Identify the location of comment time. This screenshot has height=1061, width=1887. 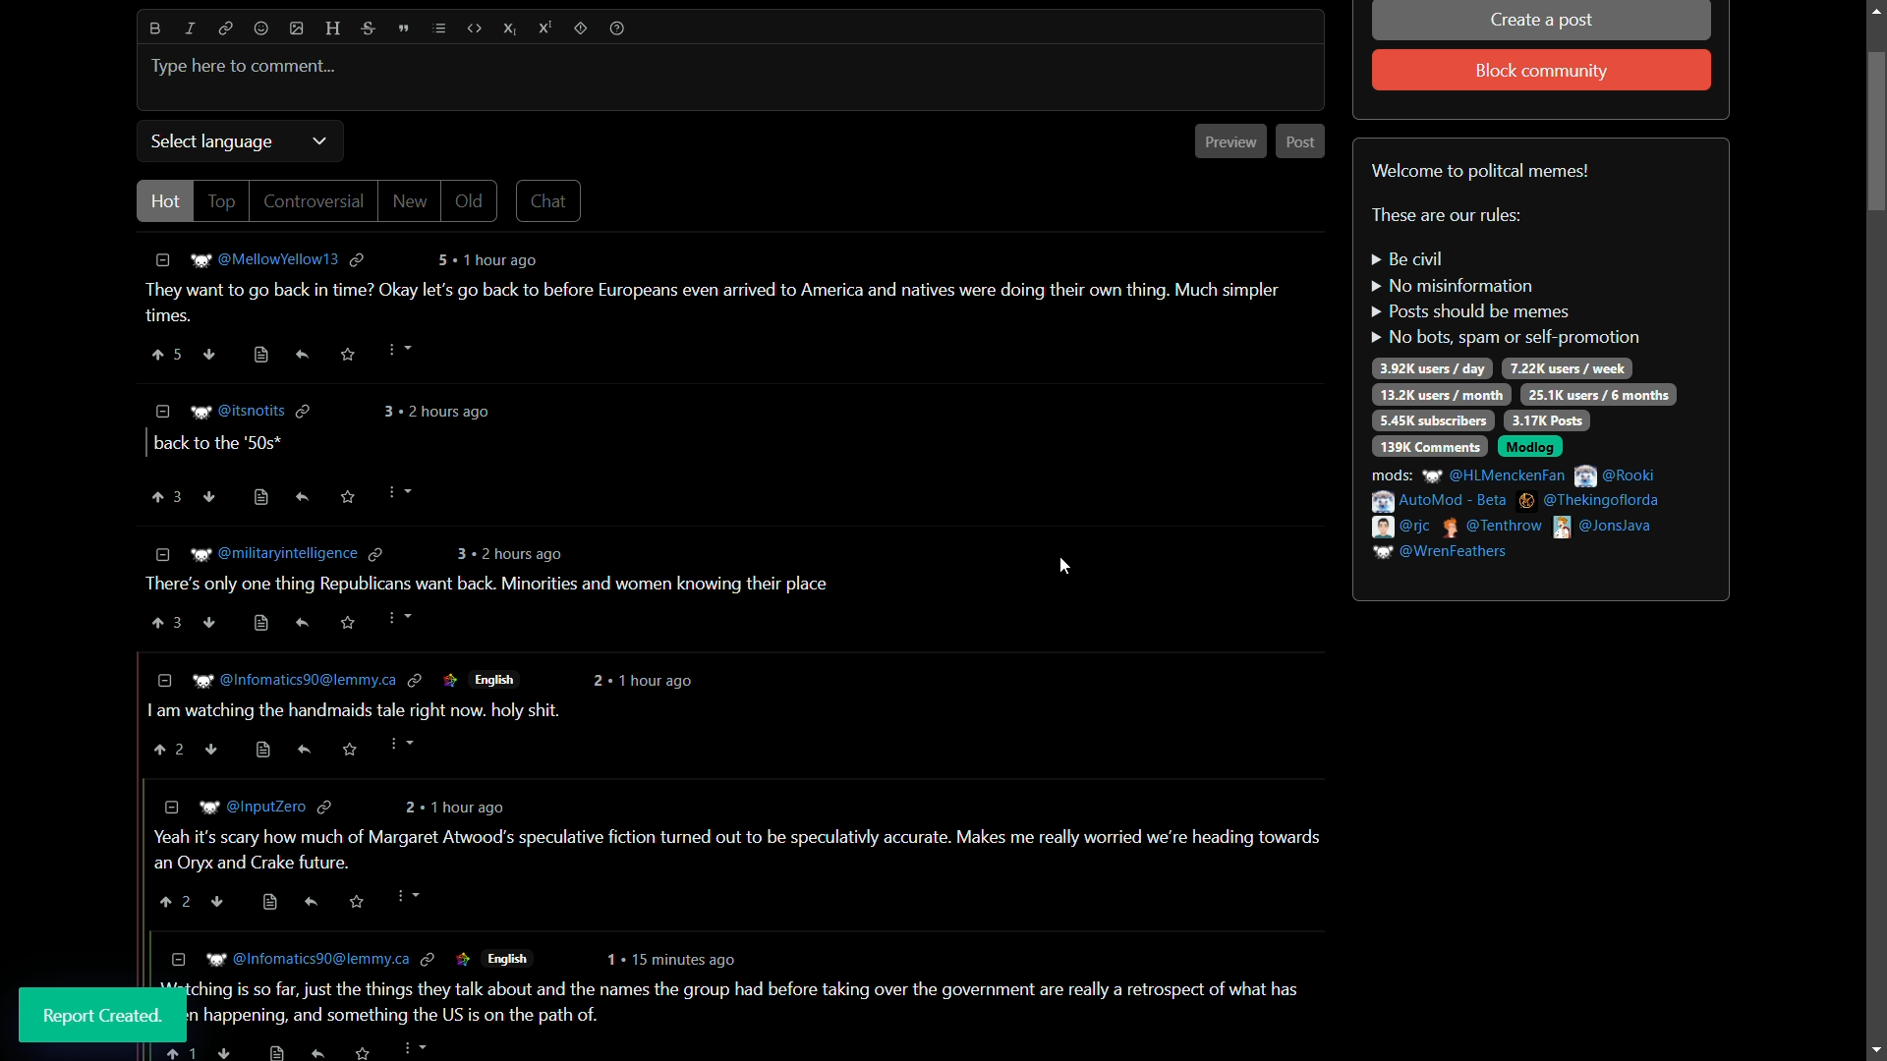
(440, 412).